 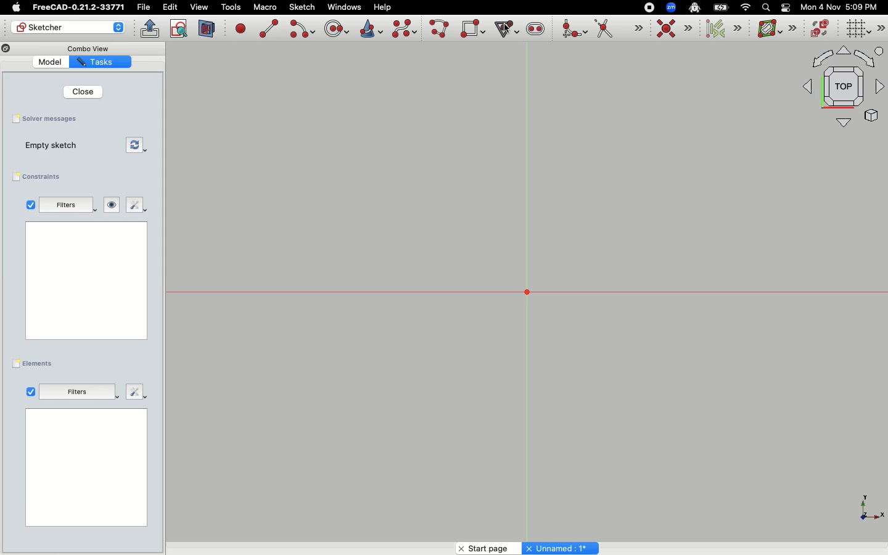 I want to click on View section, so click(x=207, y=28).